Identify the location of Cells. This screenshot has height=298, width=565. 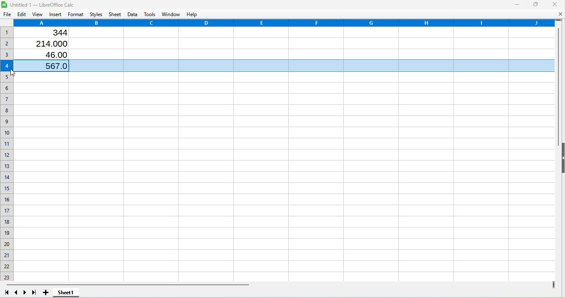
(284, 178).